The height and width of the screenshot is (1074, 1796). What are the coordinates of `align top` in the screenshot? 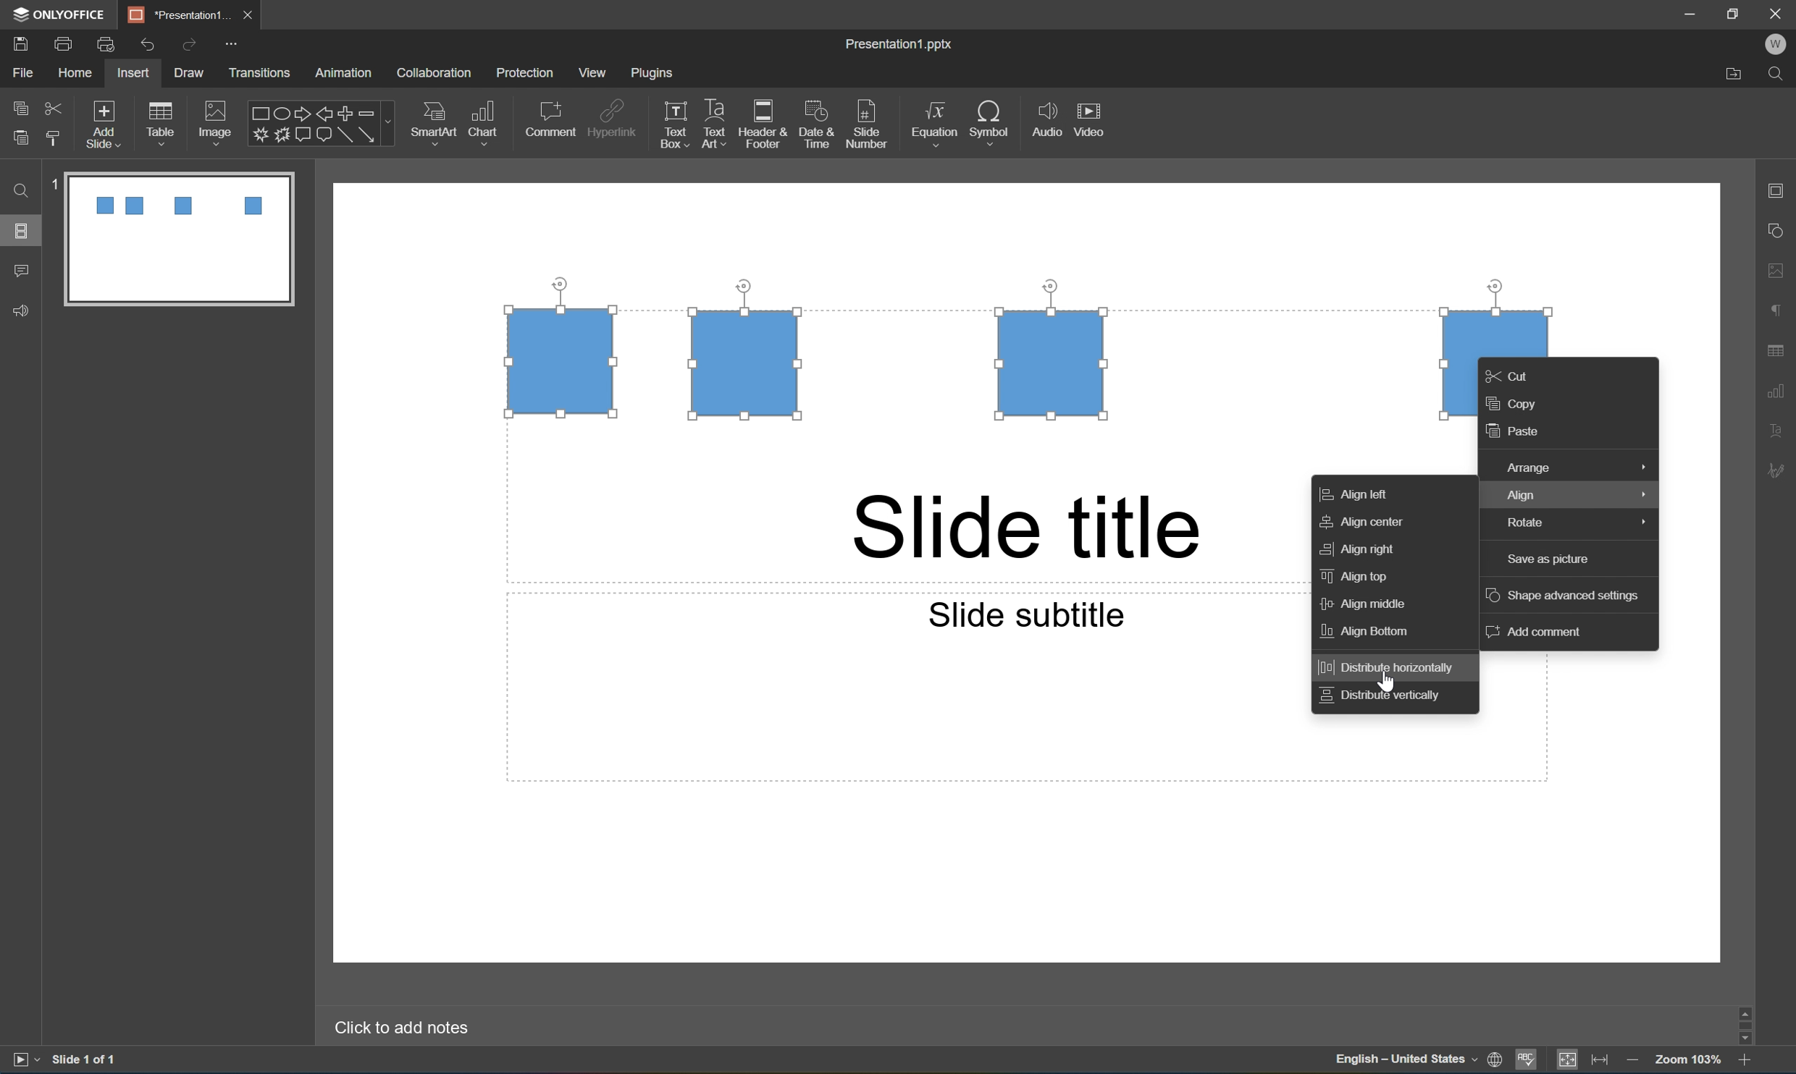 It's located at (1355, 577).